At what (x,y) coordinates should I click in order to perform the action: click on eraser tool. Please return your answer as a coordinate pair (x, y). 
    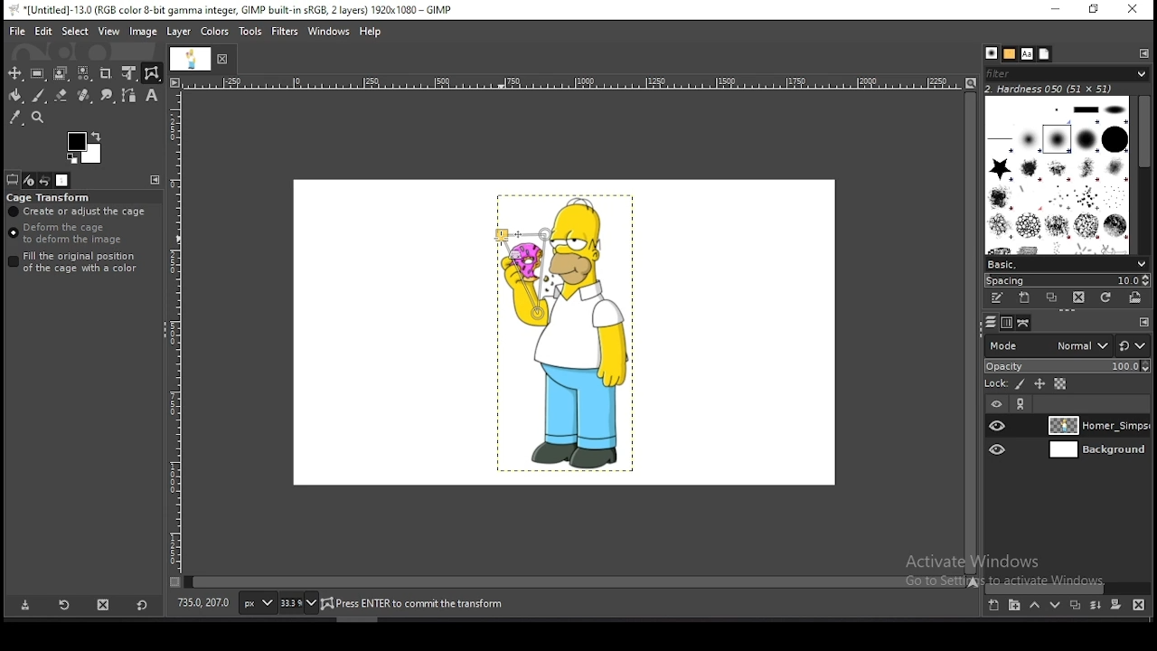
    Looking at the image, I should click on (61, 96).